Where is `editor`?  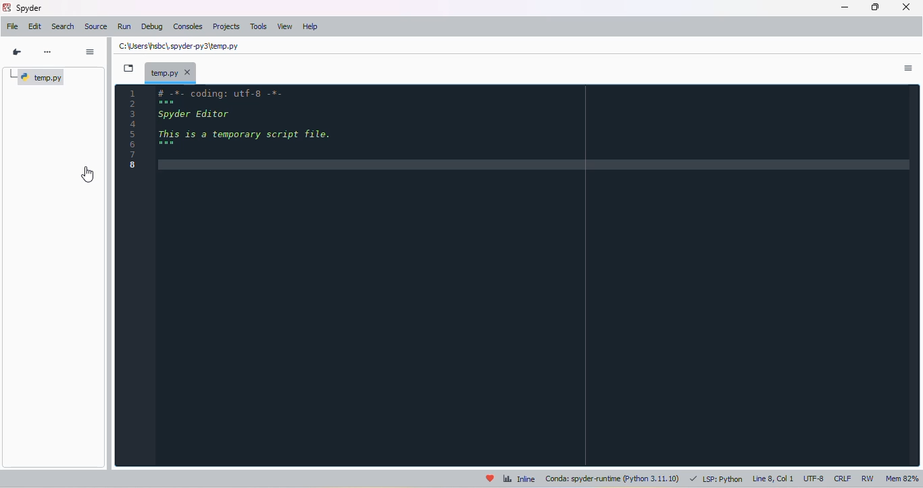
editor is located at coordinates (534, 274).